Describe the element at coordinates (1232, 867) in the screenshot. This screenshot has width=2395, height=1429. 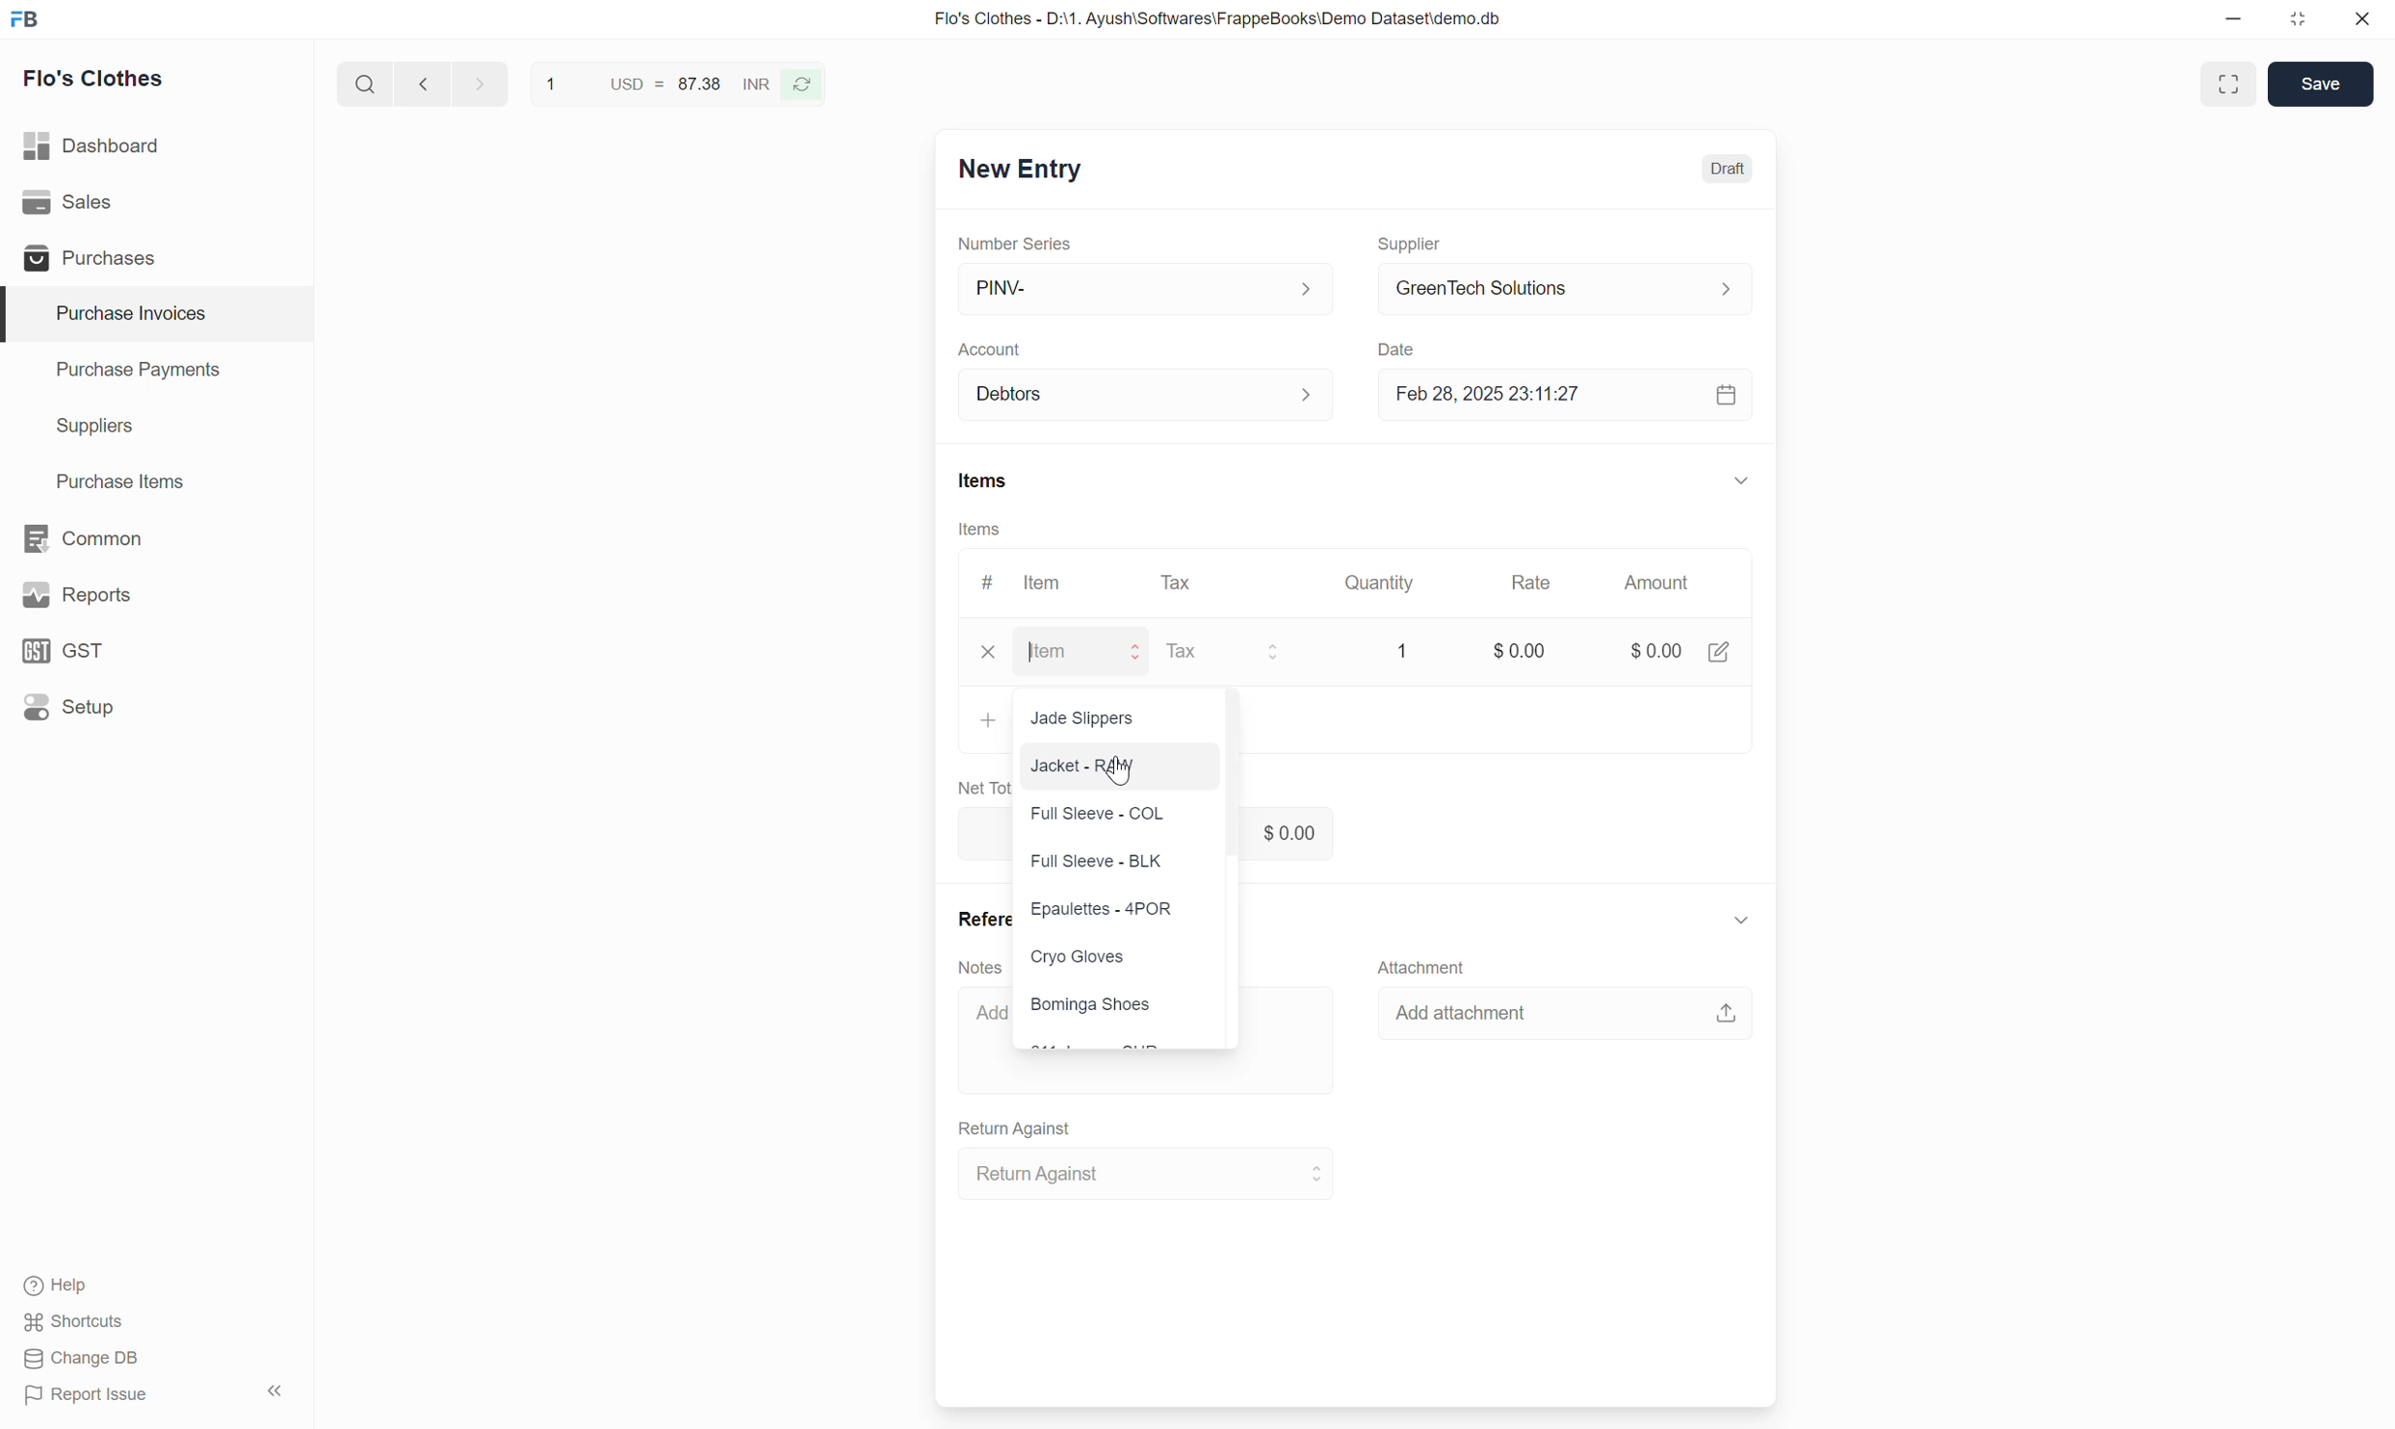
I see `Vertical slide bar` at that location.